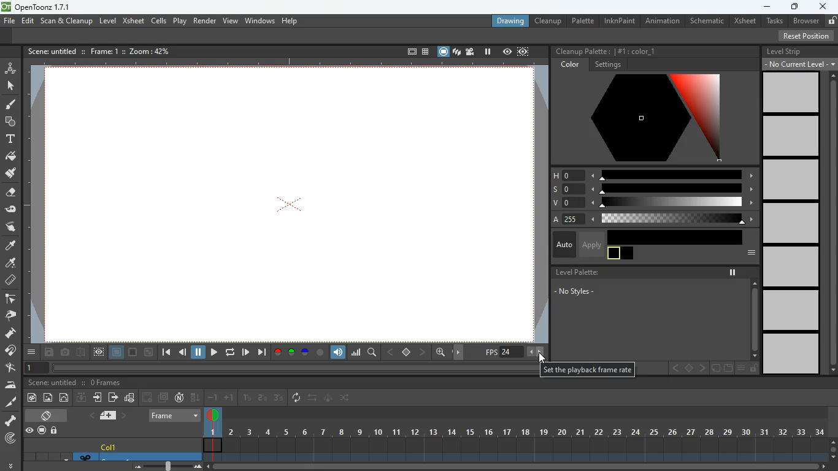  I want to click on opentoonz, so click(41, 7).